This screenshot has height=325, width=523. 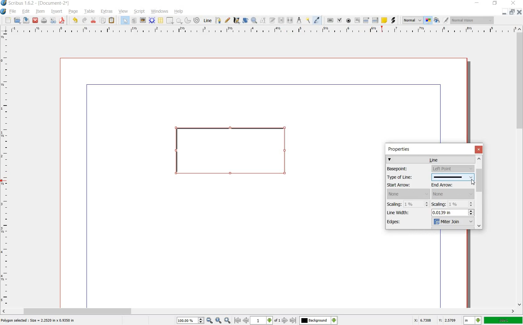 What do you see at coordinates (262, 31) in the screenshot?
I see `RULER` at bounding box center [262, 31].